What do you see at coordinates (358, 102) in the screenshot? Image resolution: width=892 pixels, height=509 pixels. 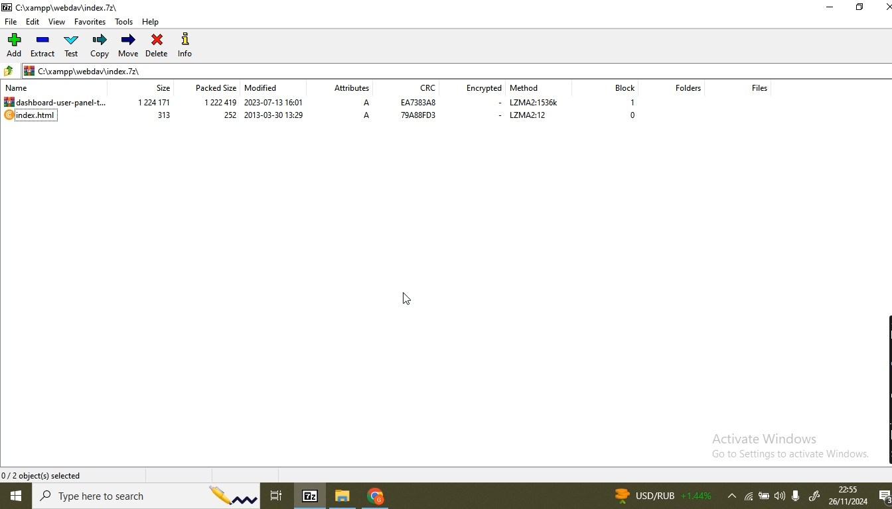 I see `a` at bounding box center [358, 102].